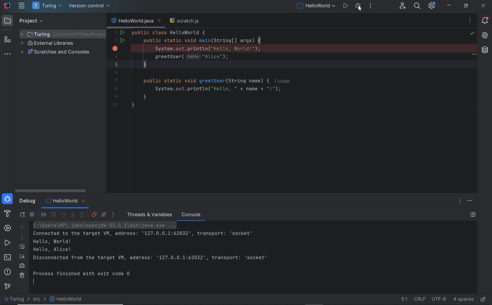 The height and width of the screenshot is (305, 492). Describe the element at coordinates (485, 36) in the screenshot. I see `AI assistant` at that location.